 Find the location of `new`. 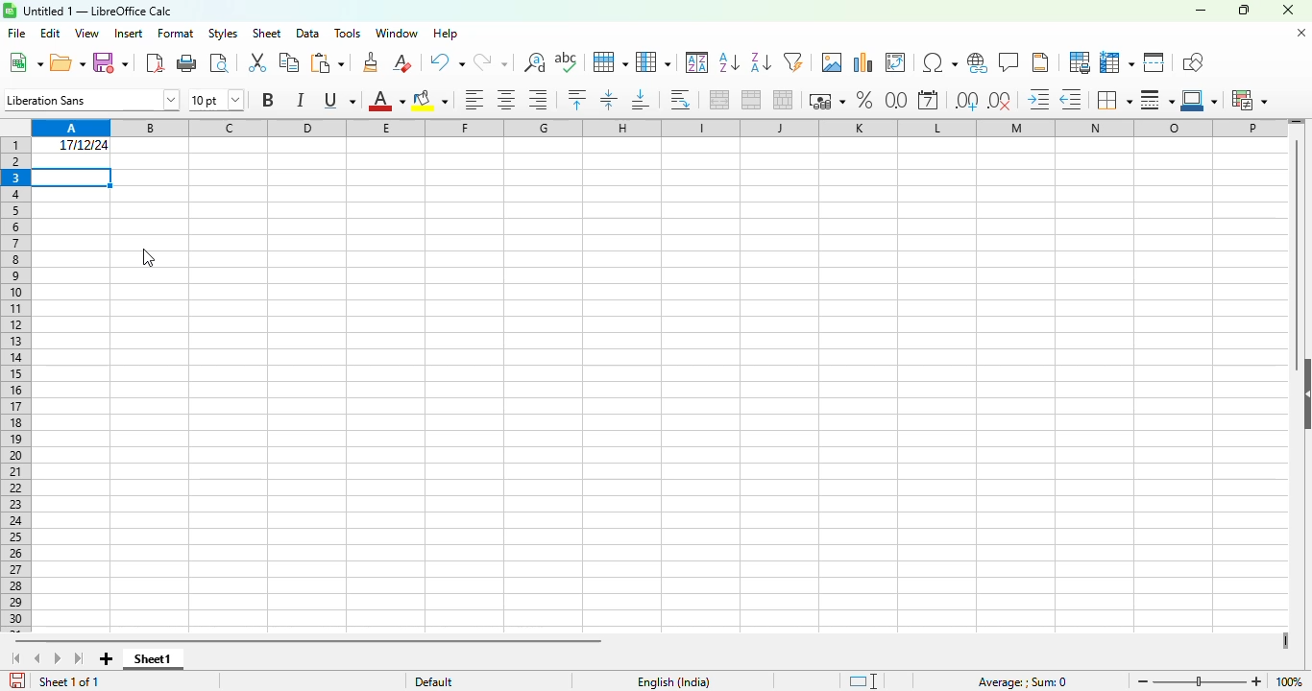

new is located at coordinates (25, 62).